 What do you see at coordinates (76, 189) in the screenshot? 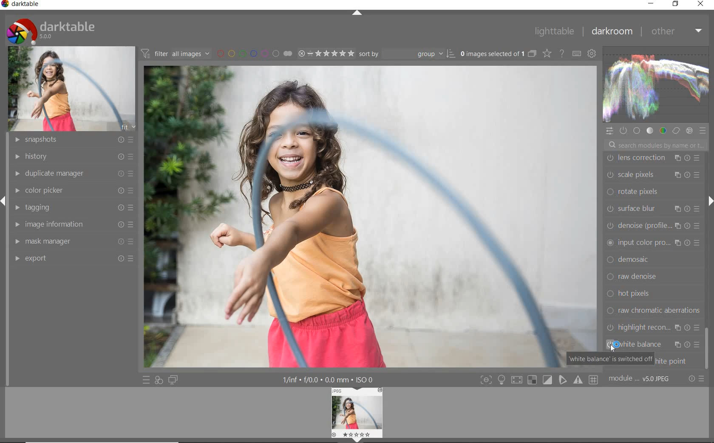
I see `color picker` at bounding box center [76, 189].